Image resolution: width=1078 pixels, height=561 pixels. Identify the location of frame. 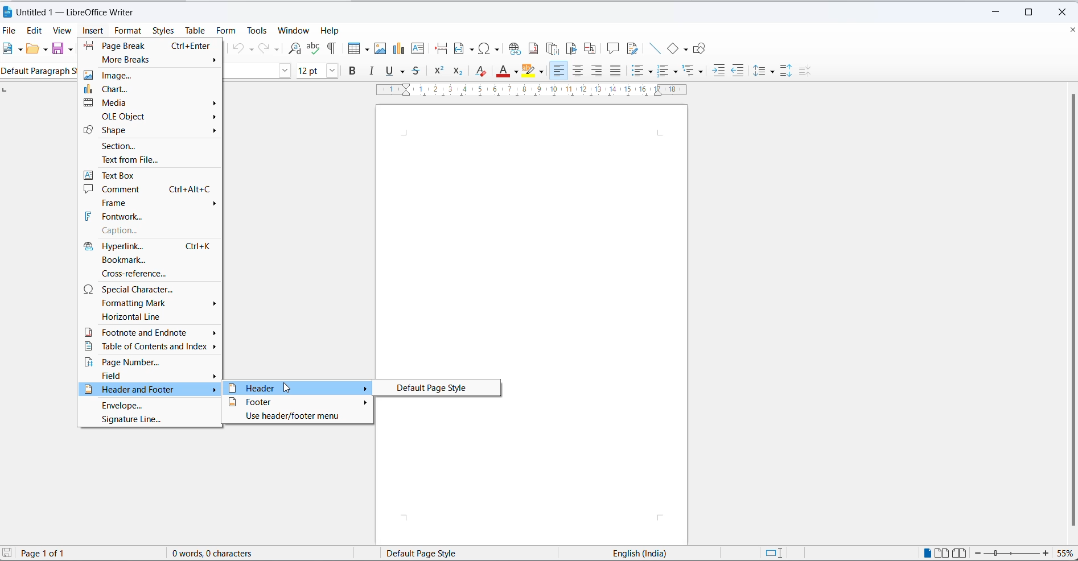
(149, 203).